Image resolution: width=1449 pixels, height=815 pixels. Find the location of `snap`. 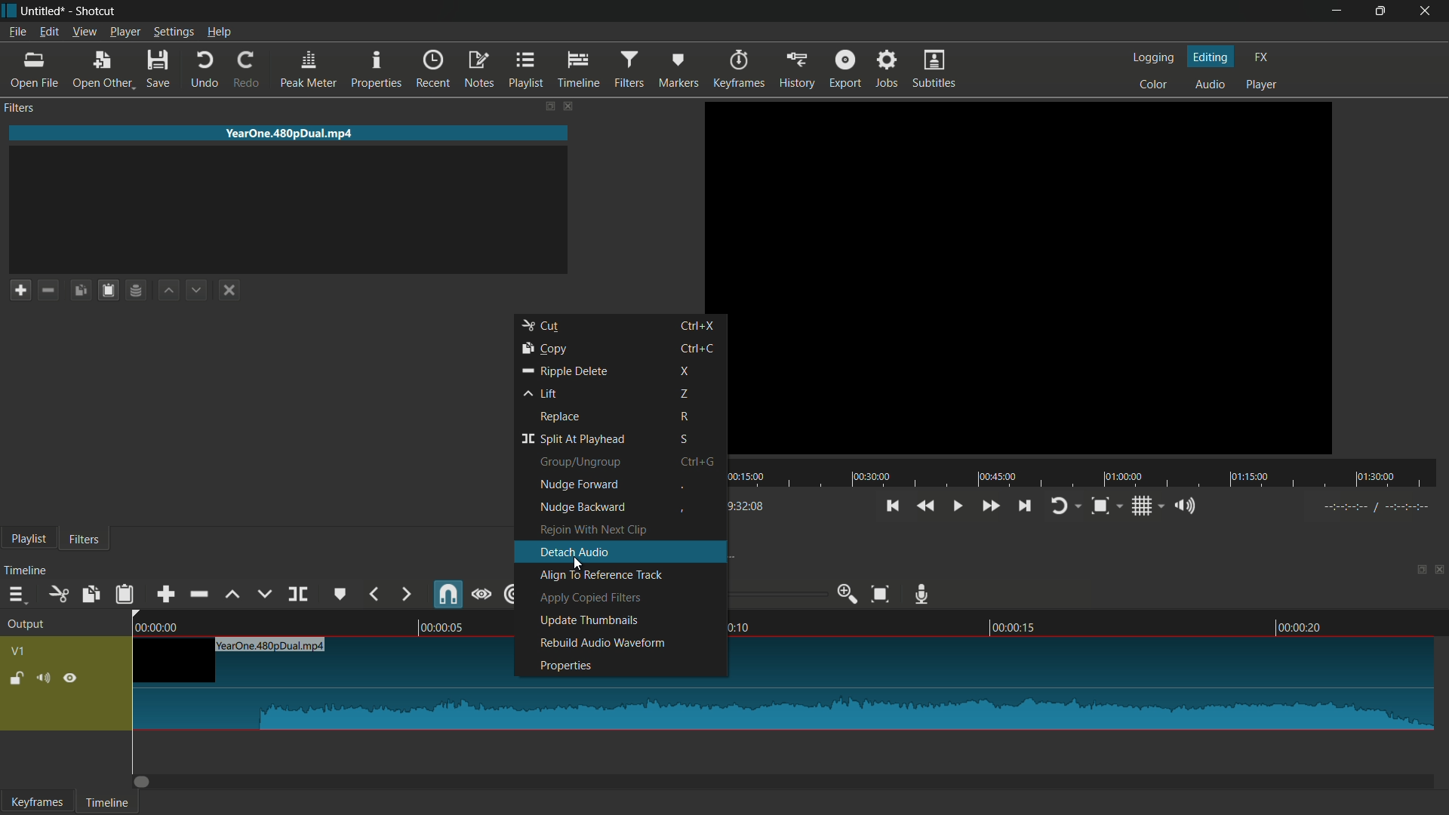

snap is located at coordinates (448, 594).